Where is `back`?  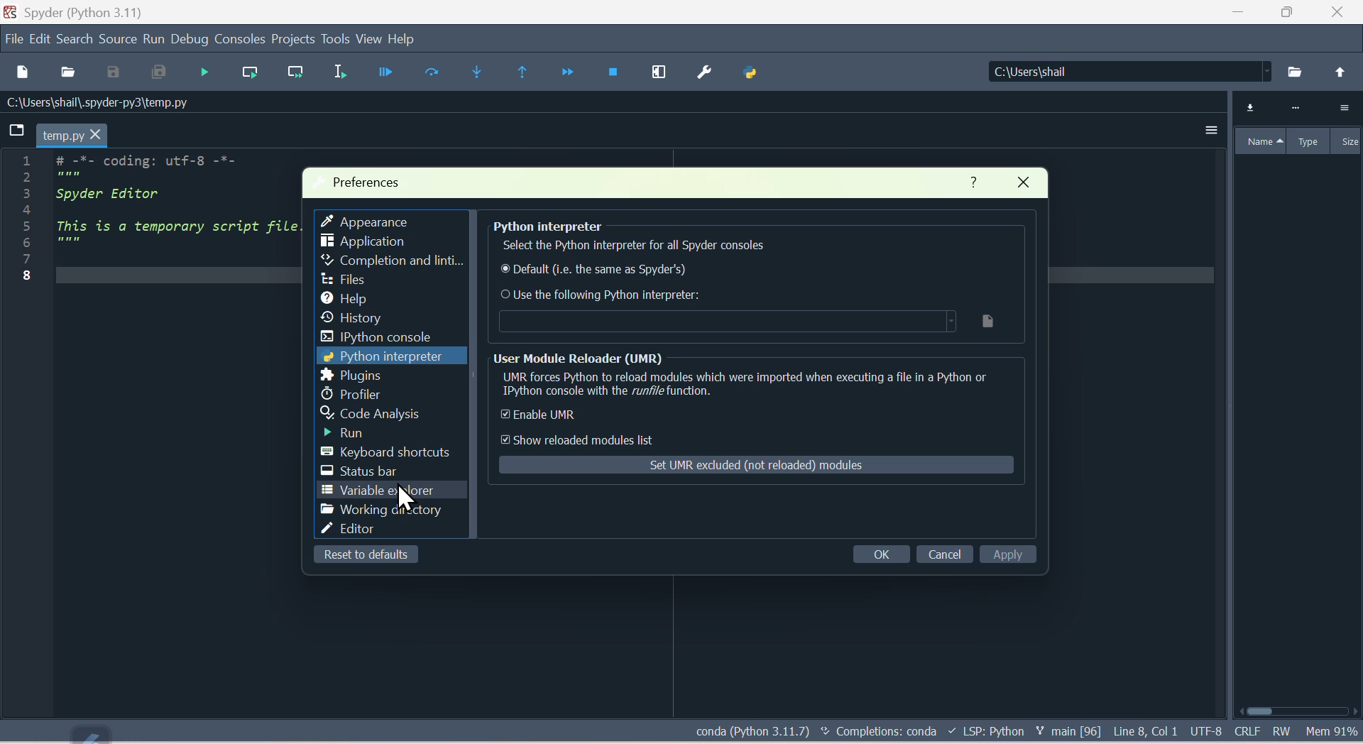 back is located at coordinates (1340, 72).